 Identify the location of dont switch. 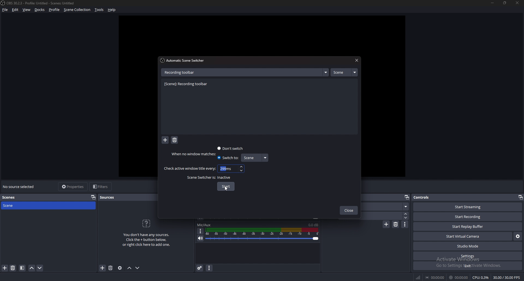
(231, 148).